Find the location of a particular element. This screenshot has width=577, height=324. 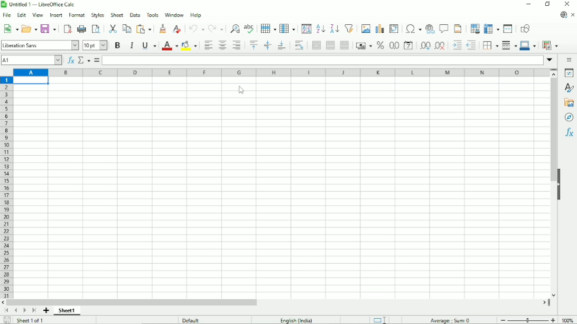

Headers and footers is located at coordinates (458, 28).